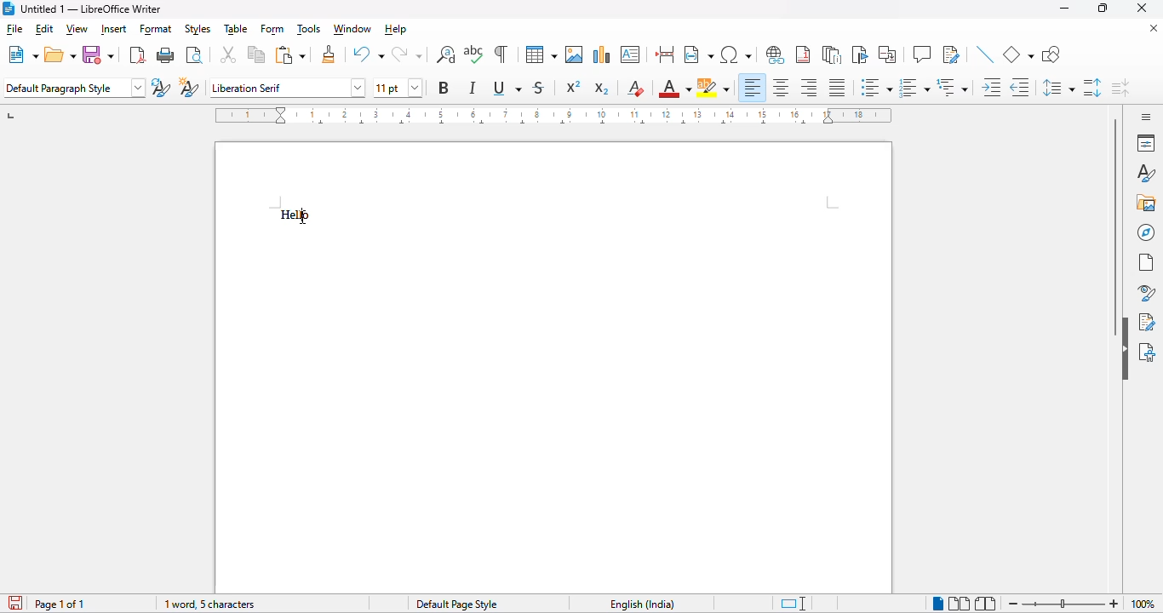 Image resolution: width=1163 pixels, height=613 pixels. I want to click on form, so click(272, 29).